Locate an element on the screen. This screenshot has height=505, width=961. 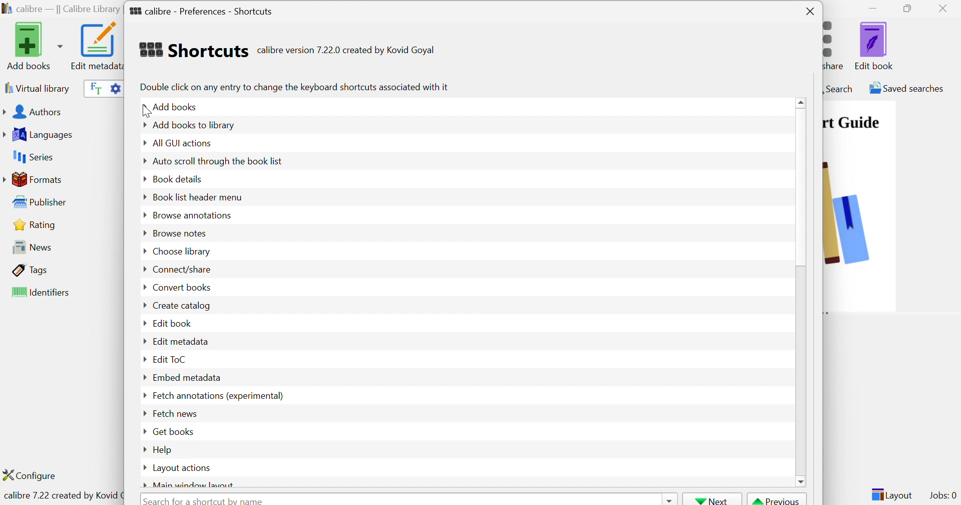
Drop Down is located at coordinates (143, 250).